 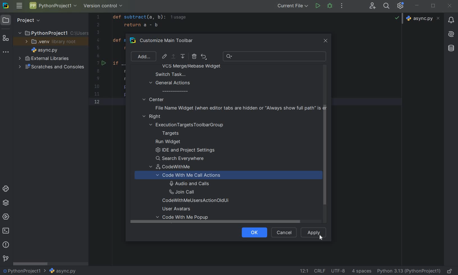 What do you see at coordinates (314, 232) in the screenshot?
I see `apply` at bounding box center [314, 232].